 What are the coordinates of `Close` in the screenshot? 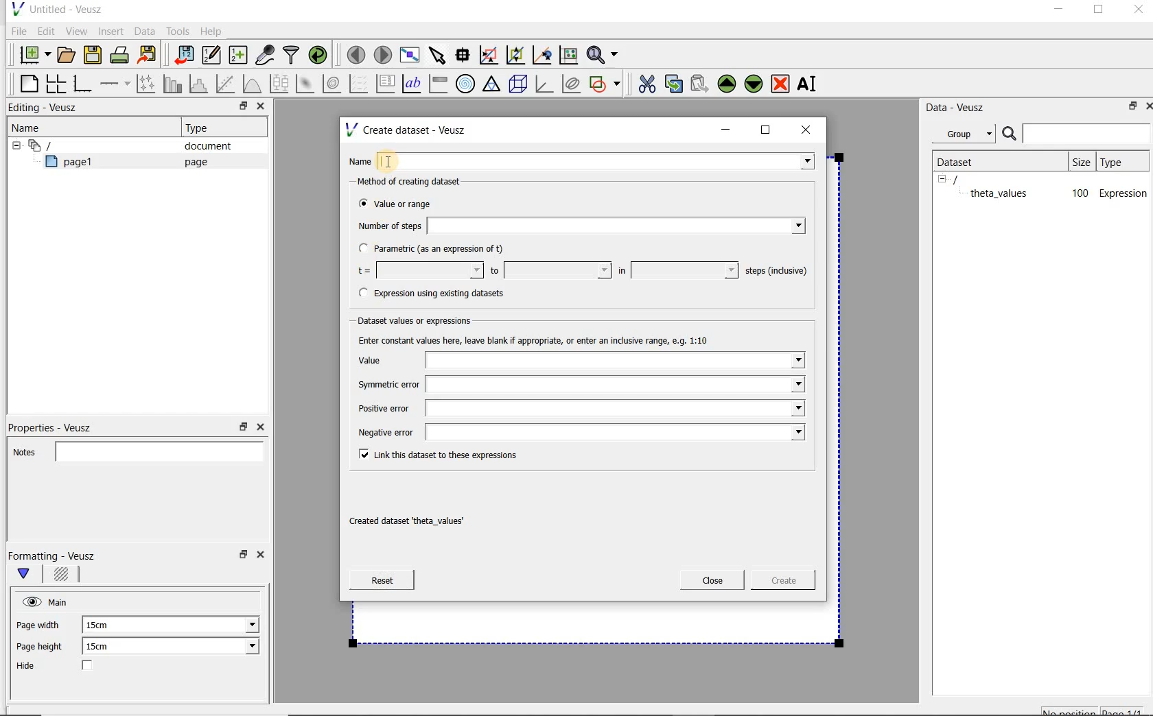 It's located at (1137, 12).